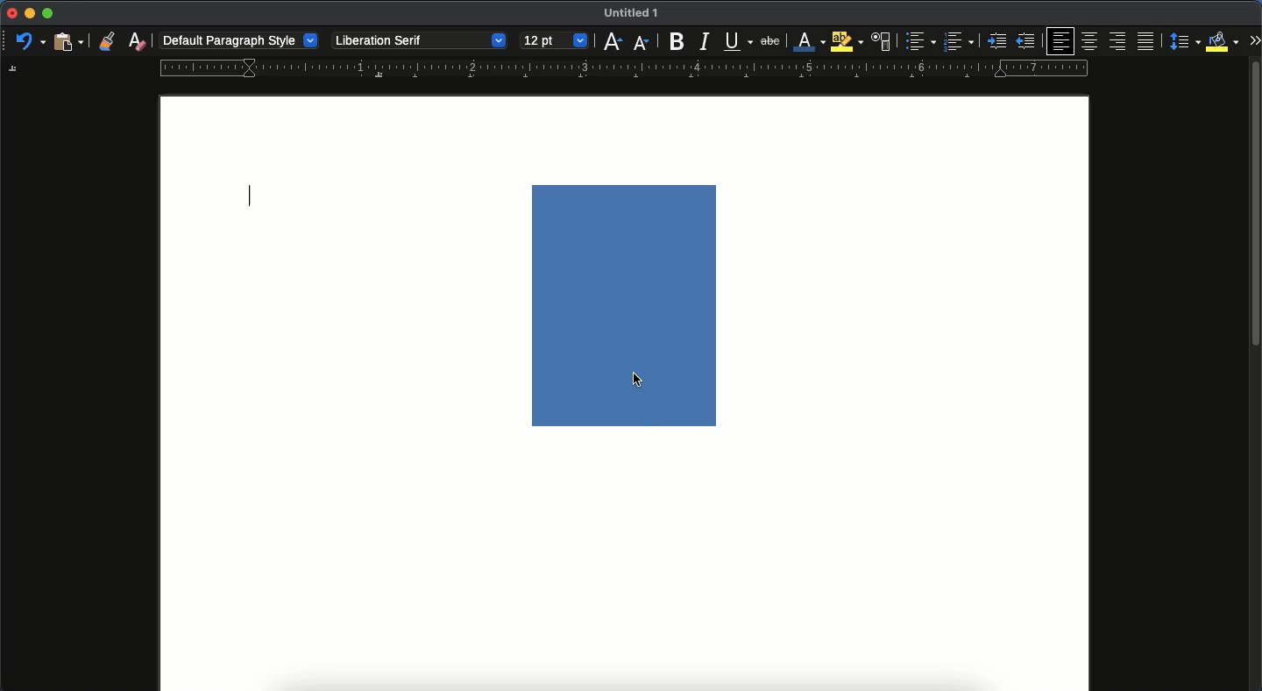  I want to click on center align, so click(1091, 41).